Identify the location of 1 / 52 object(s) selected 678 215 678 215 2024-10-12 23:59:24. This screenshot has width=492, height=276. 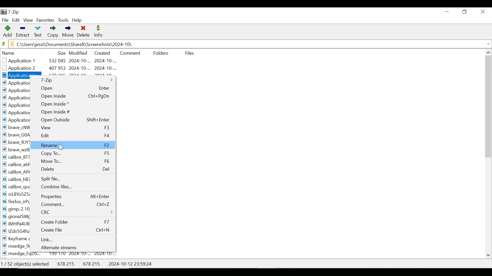
(80, 262).